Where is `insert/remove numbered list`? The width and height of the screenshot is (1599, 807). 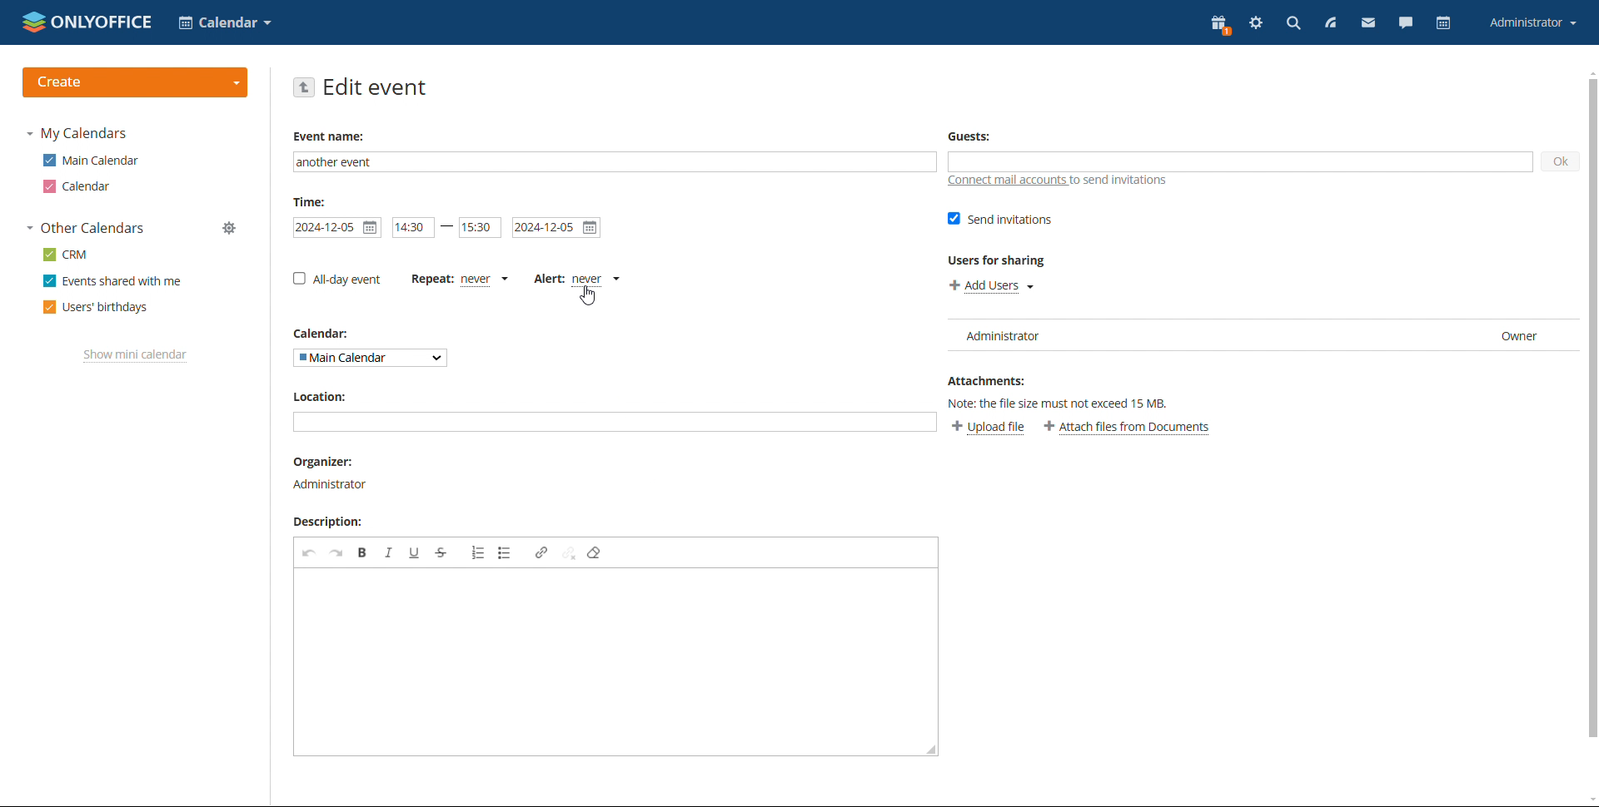
insert/remove numbered list is located at coordinates (477, 553).